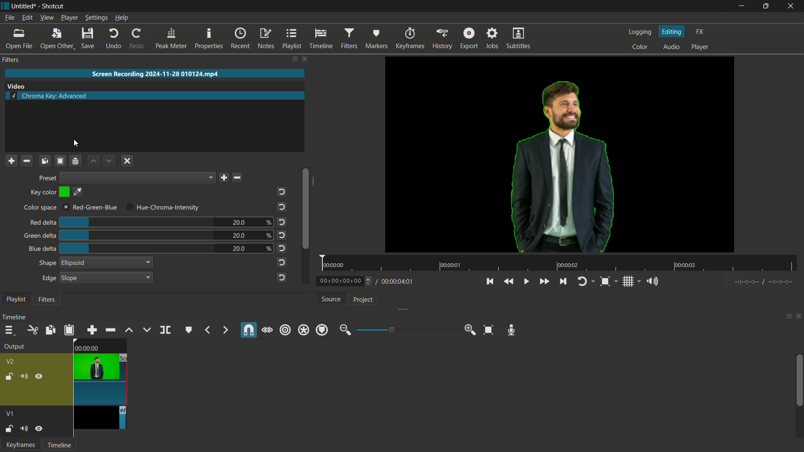  Describe the element at coordinates (96, 18) in the screenshot. I see `settings menu` at that location.